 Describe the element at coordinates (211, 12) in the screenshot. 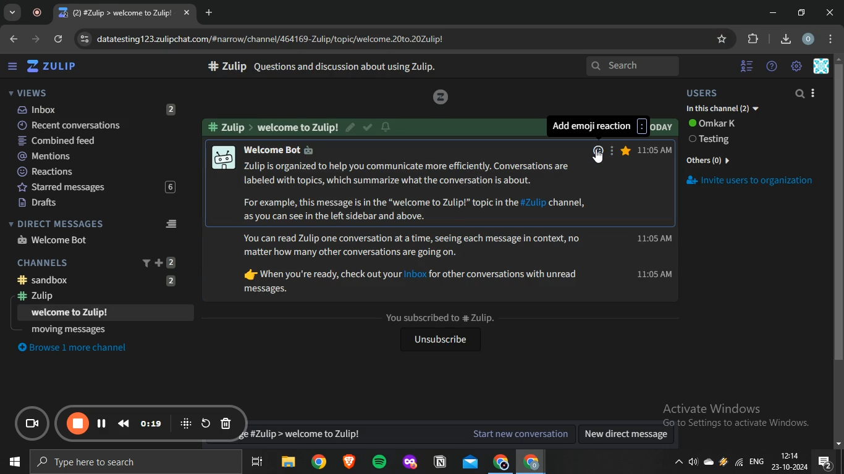

I see `new tab` at that location.